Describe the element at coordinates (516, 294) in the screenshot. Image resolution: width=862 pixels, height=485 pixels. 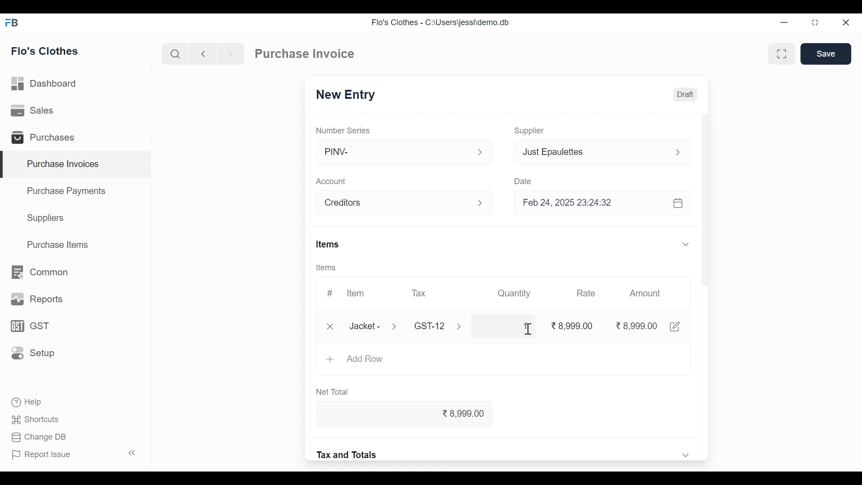
I see `Quantity` at that location.